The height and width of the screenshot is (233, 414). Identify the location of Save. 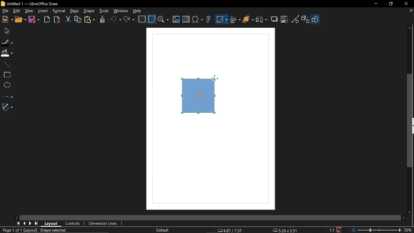
(338, 230).